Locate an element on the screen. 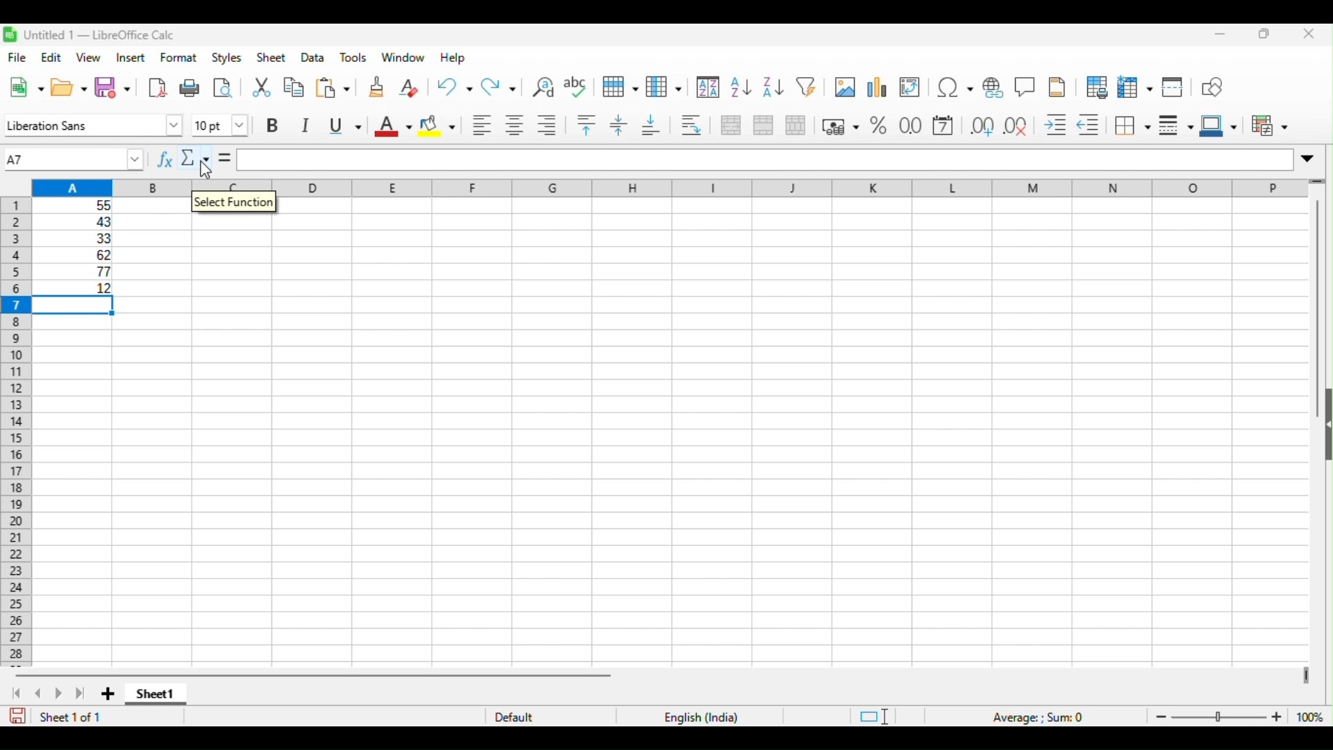 Image resolution: width=1333 pixels, height=750 pixels. save is located at coordinates (112, 88).